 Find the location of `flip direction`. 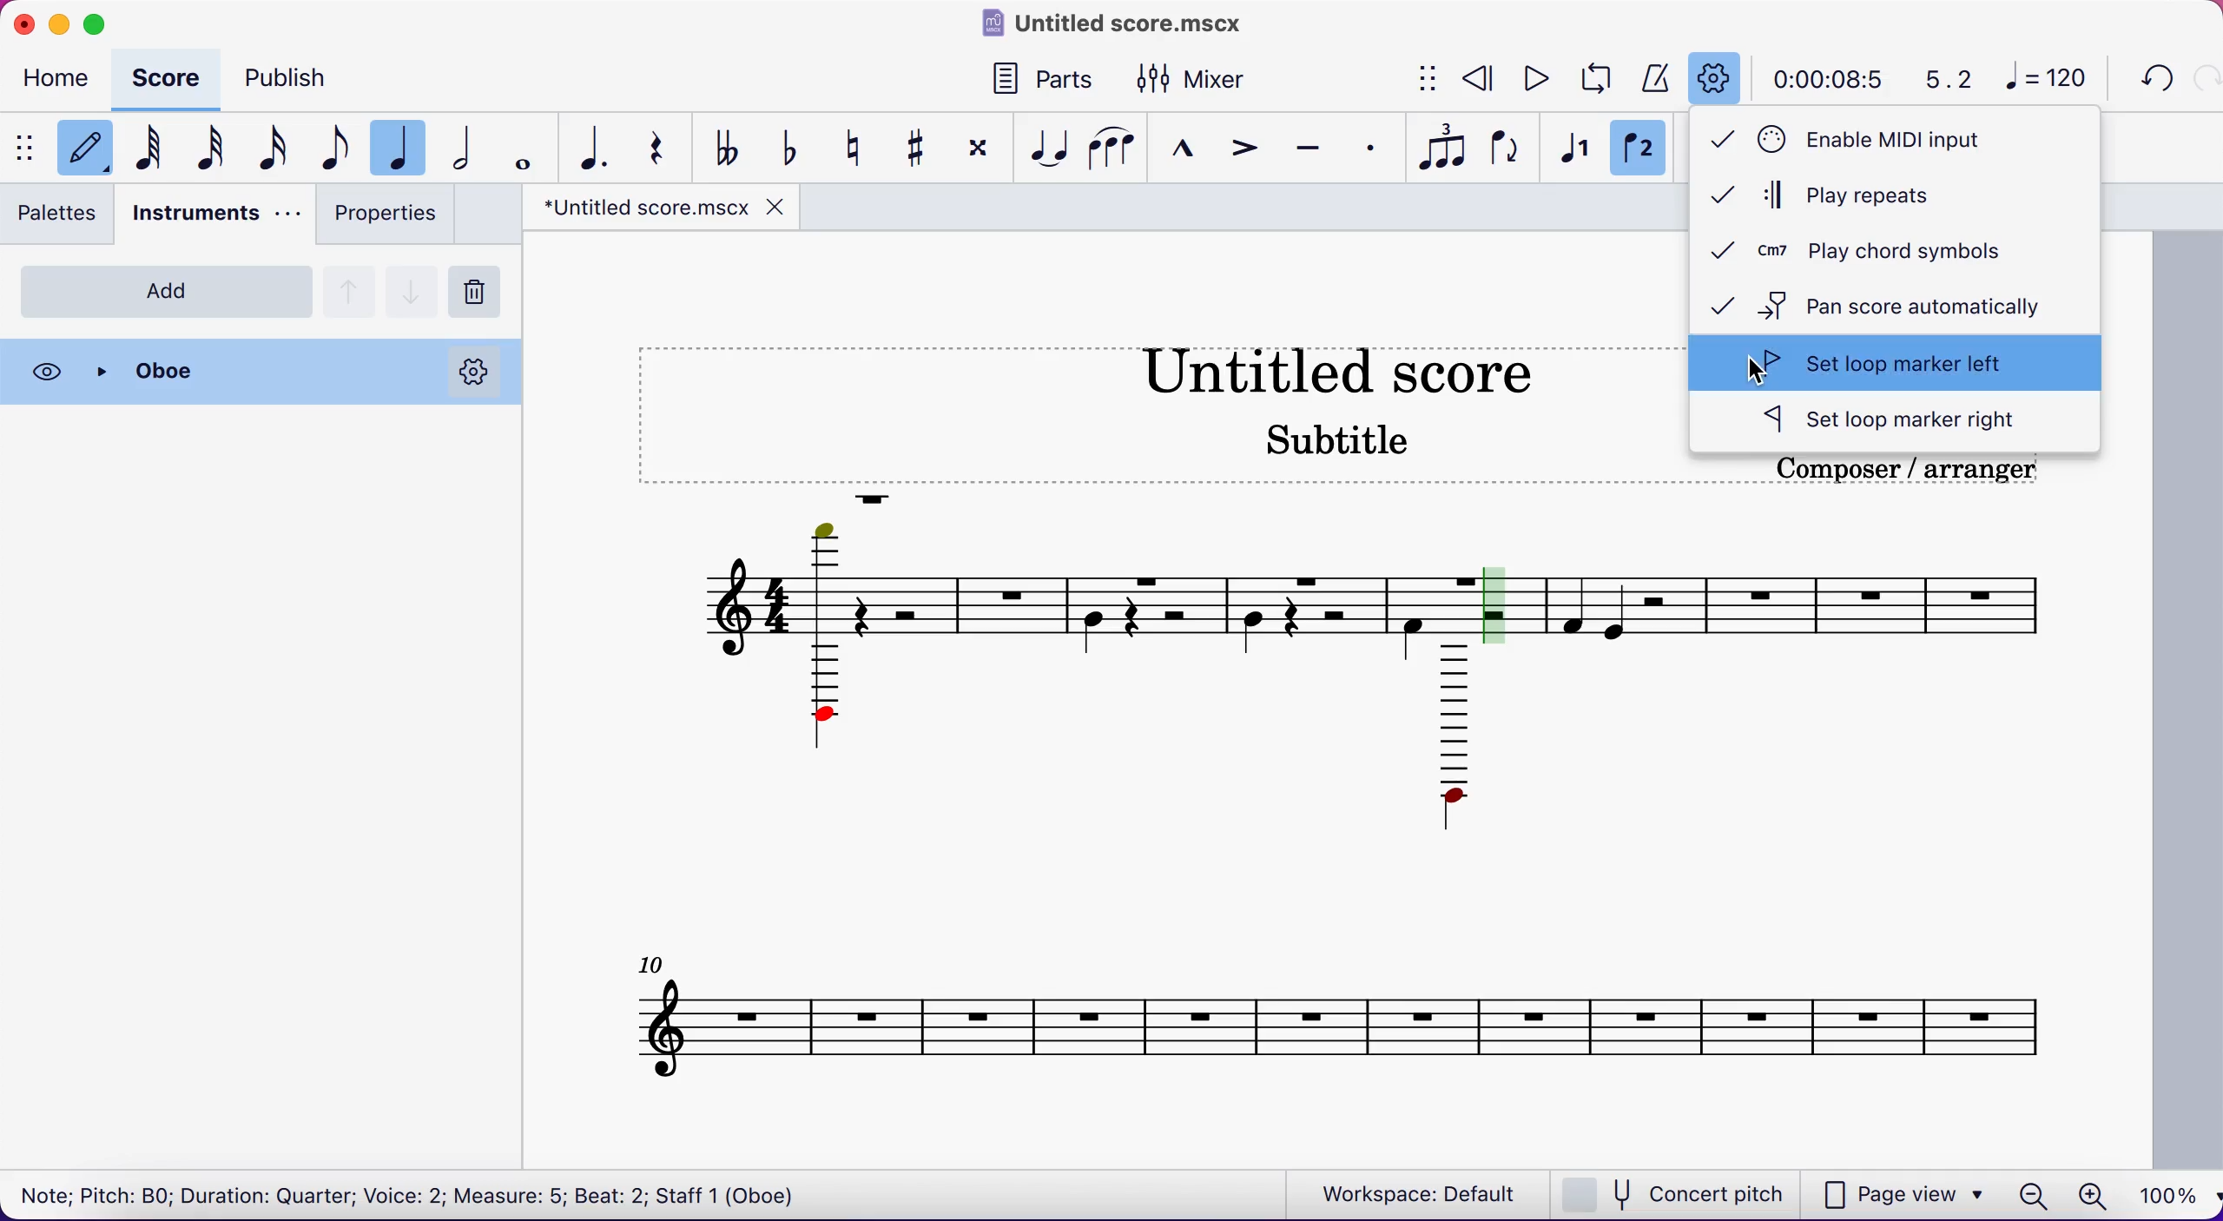

flip direction is located at coordinates (1509, 152).